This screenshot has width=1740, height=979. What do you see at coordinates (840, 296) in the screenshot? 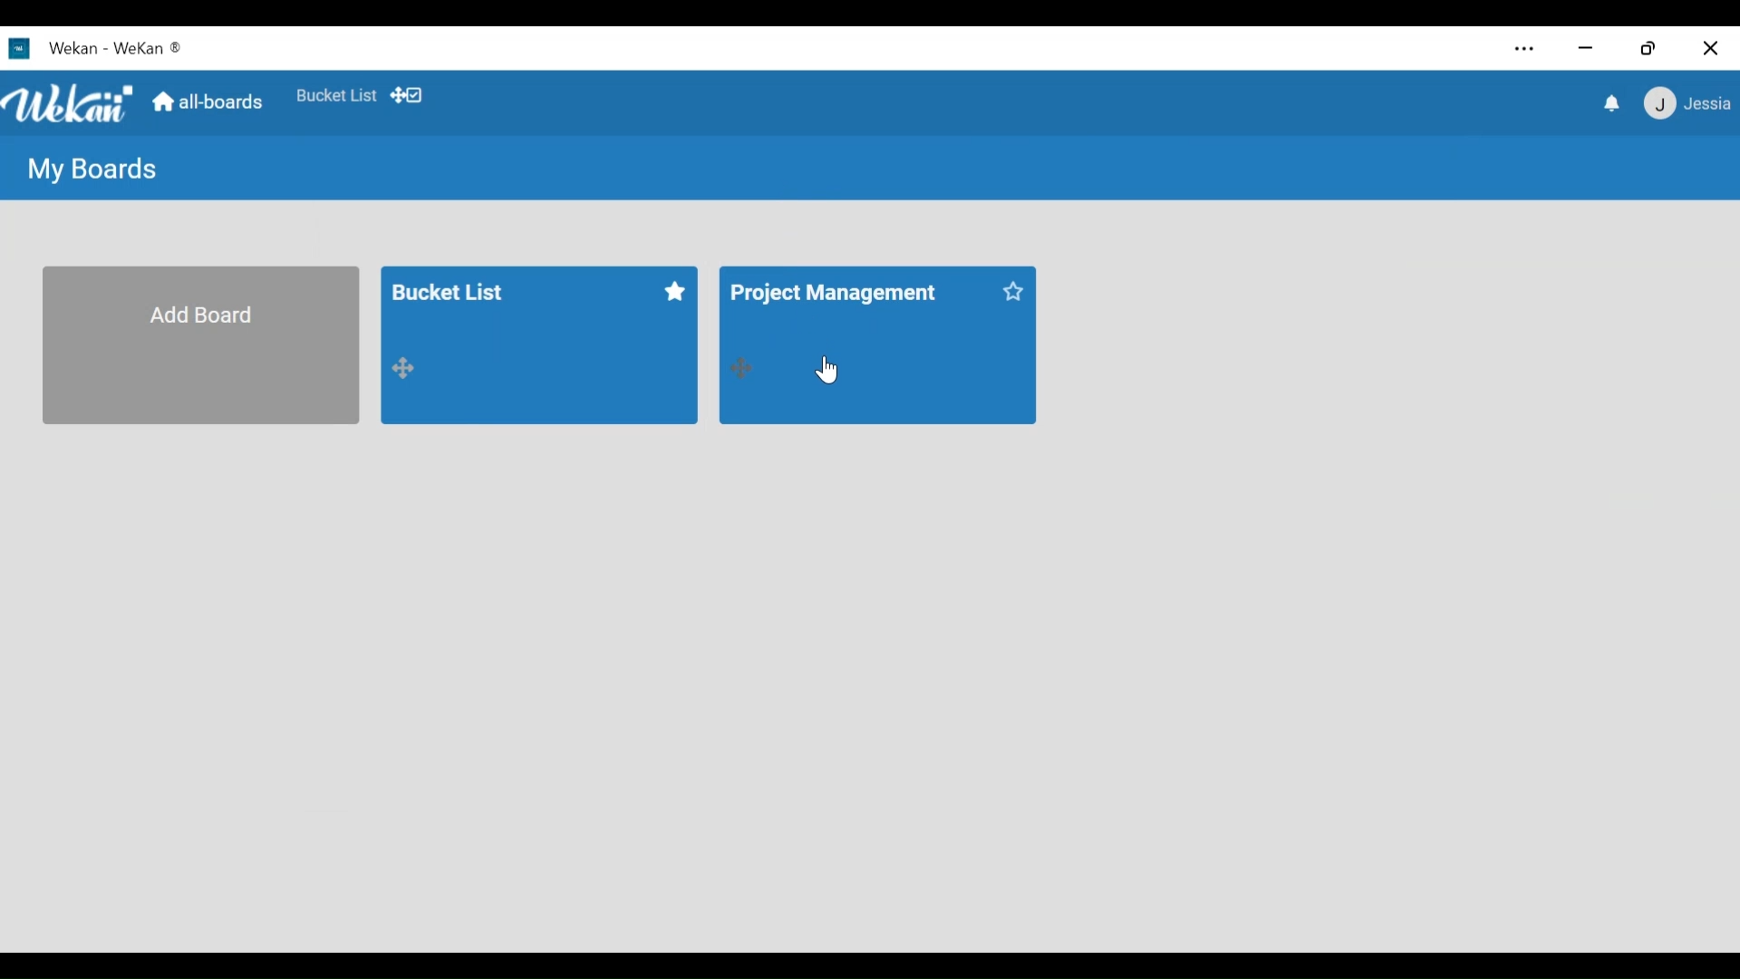
I see `Board title` at bounding box center [840, 296].